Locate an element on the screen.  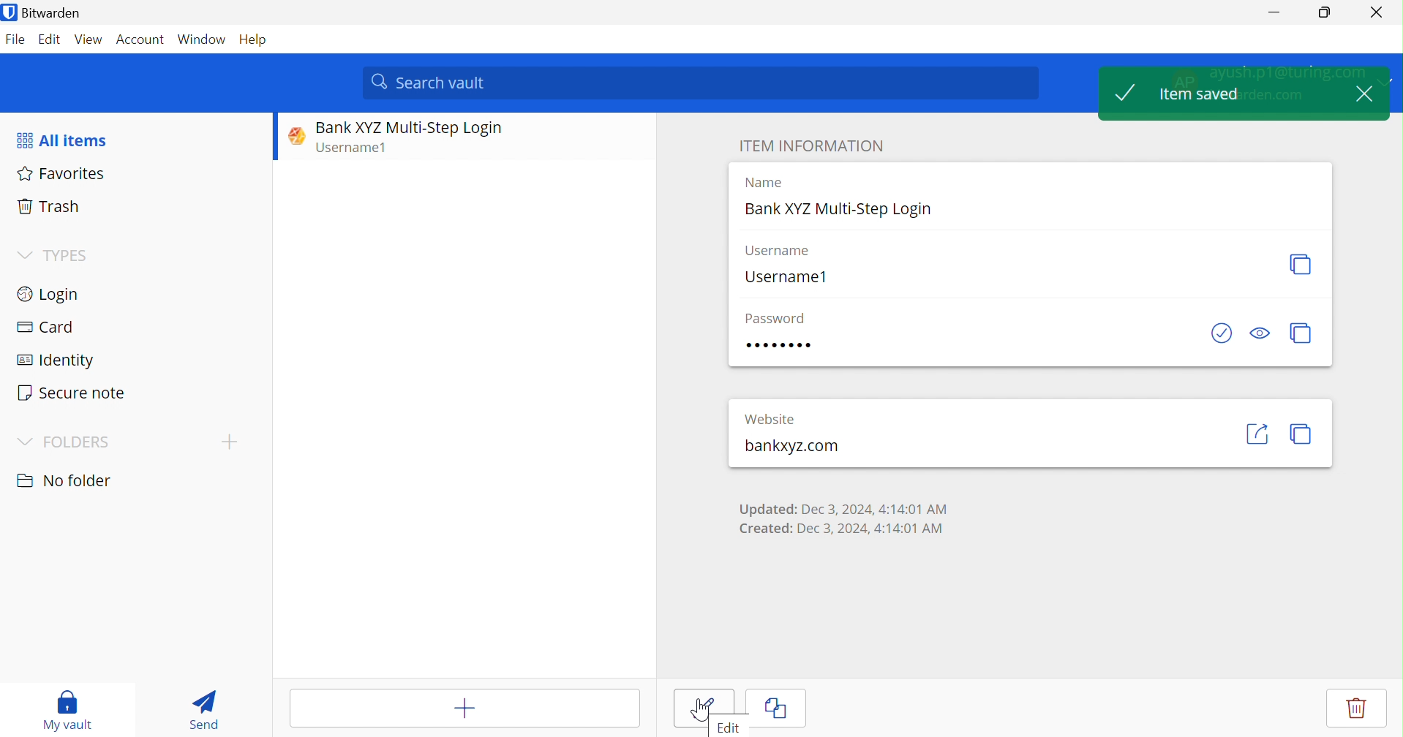
Login is located at coordinates (47, 294).